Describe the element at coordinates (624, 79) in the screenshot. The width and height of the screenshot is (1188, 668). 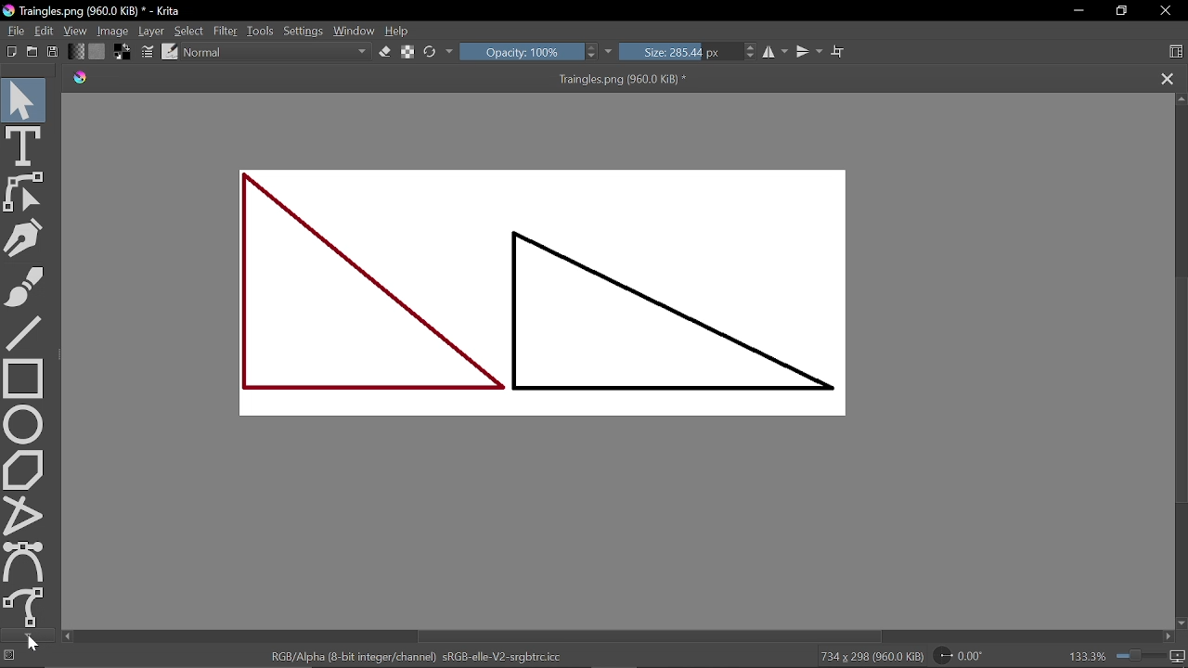
I see `Traingles.png (960.0 KiB) *` at that location.